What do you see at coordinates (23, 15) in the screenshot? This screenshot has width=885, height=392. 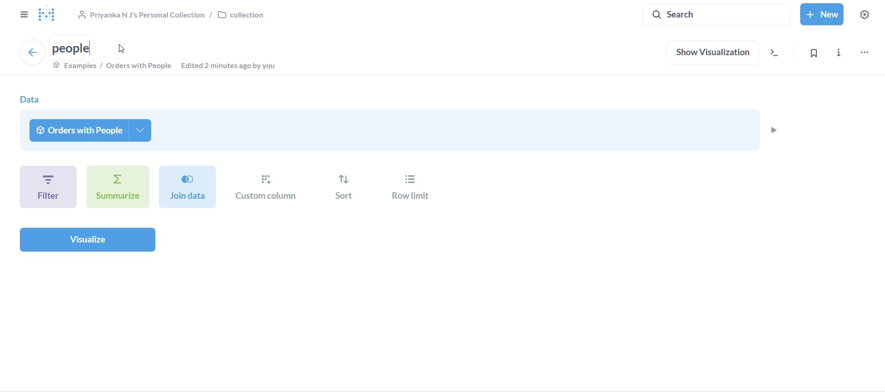 I see `close sidebar` at bounding box center [23, 15].